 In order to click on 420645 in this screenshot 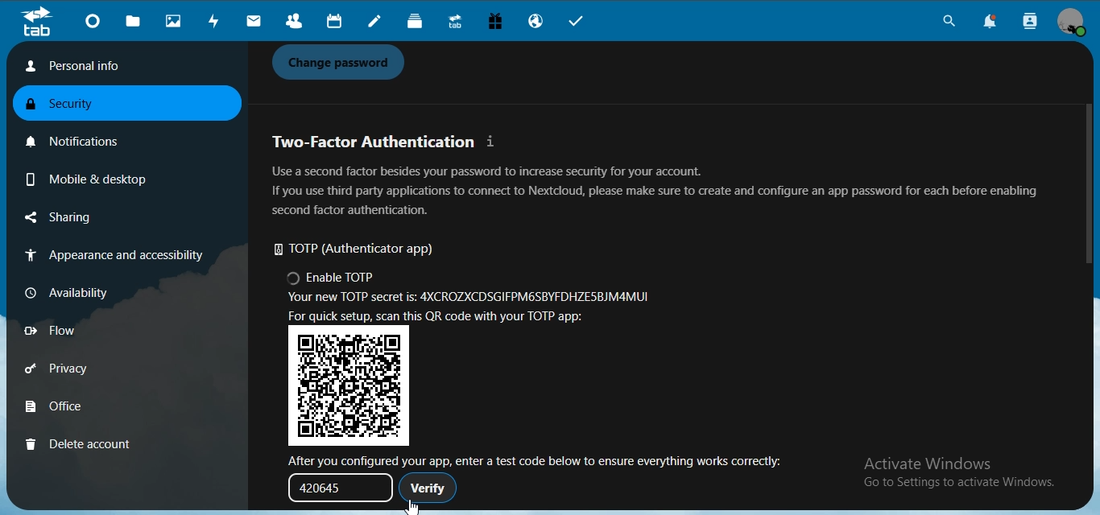, I will do `click(334, 487)`.